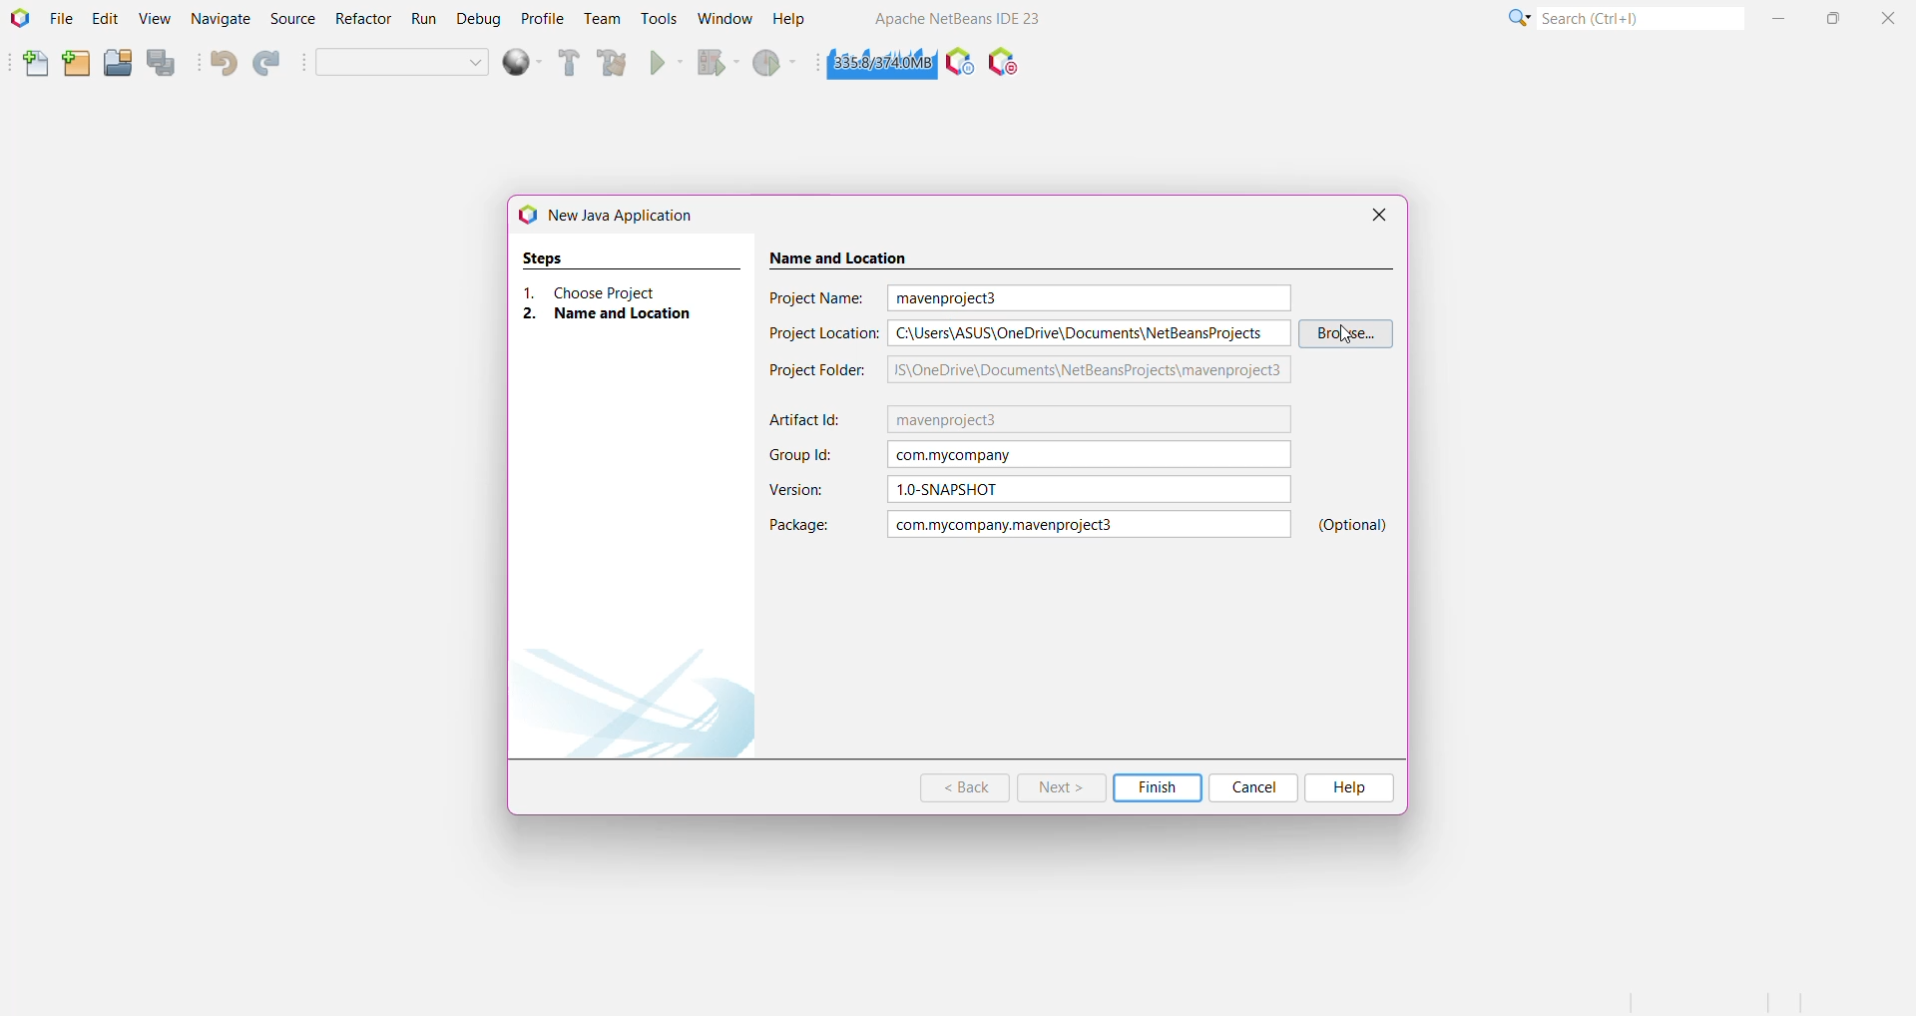 This screenshot has width=1916, height=1016. Describe the element at coordinates (1091, 333) in the screenshot. I see `Set Project Location (Default)` at that location.